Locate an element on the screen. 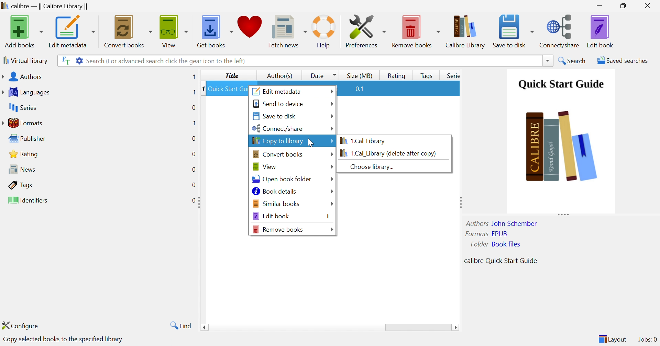  Find is located at coordinates (181, 325).